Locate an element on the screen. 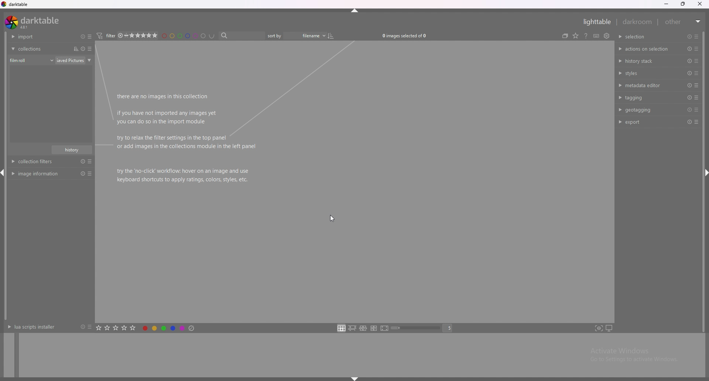   is located at coordinates (697, 98).